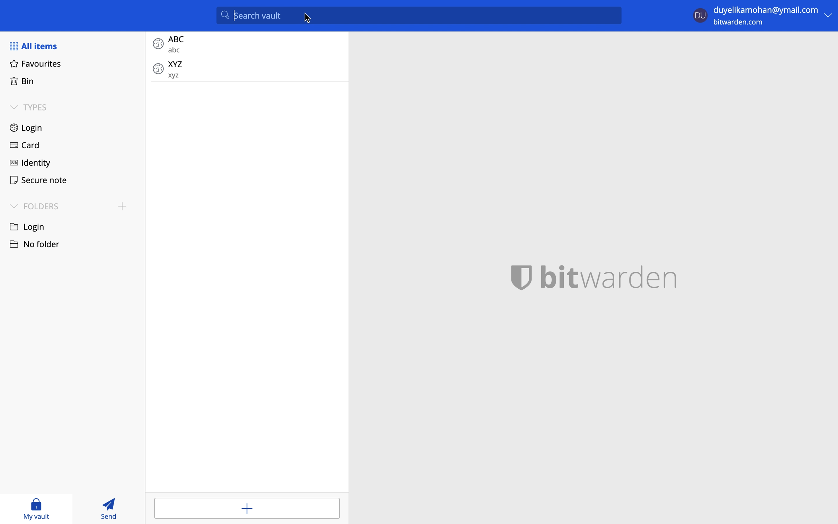 Image resolution: width=838 pixels, height=524 pixels. Describe the element at coordinates (113, 508) in the screenshot. I see `send` at that location.